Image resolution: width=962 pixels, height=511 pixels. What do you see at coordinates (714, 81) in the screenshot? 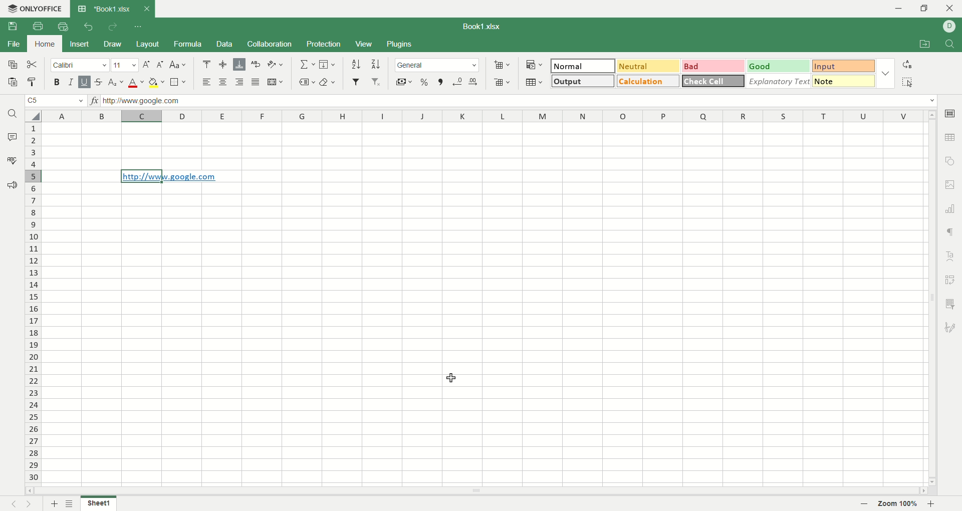
I see `check cell` at bounding box center [714, 81].